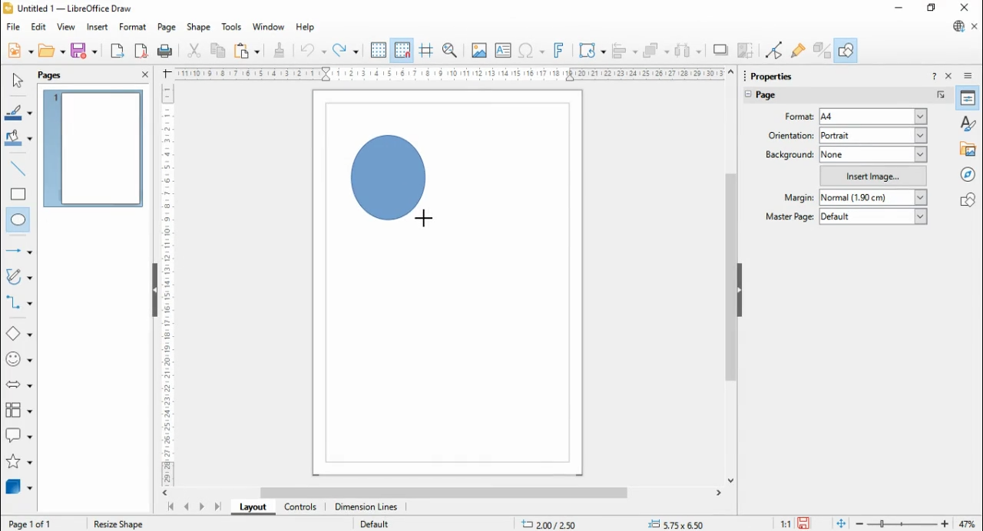  I want to click on shapes, so click(968, 200).